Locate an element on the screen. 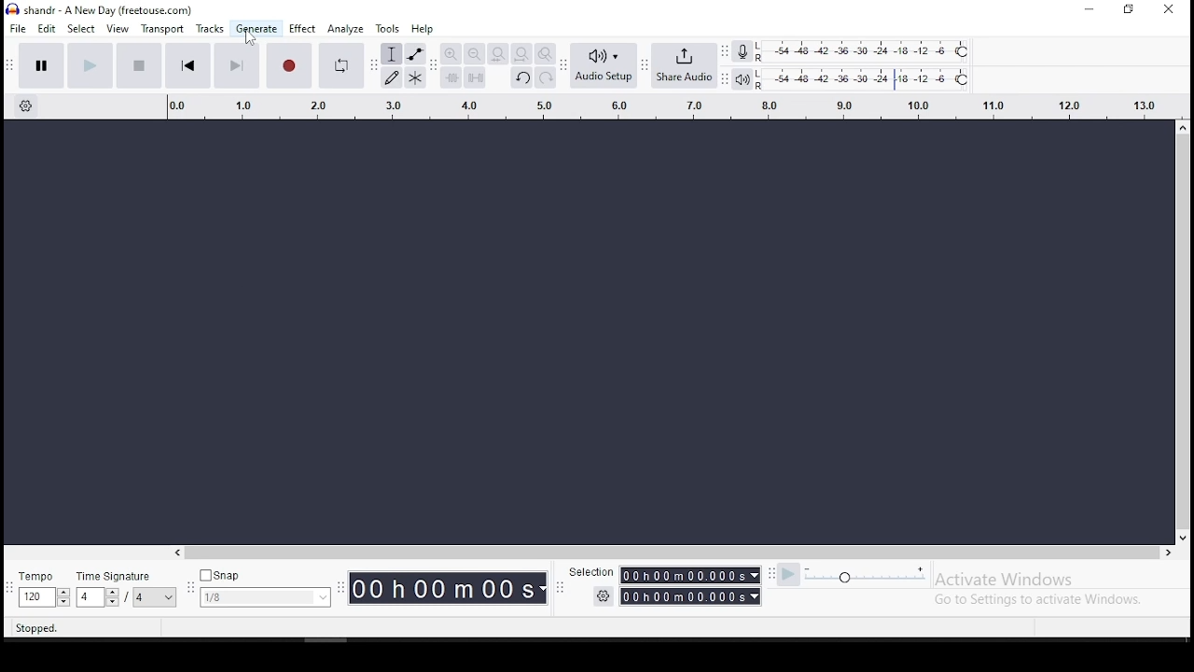 The image size is (1194, 672). time signature is located at coordinates (43, 587).